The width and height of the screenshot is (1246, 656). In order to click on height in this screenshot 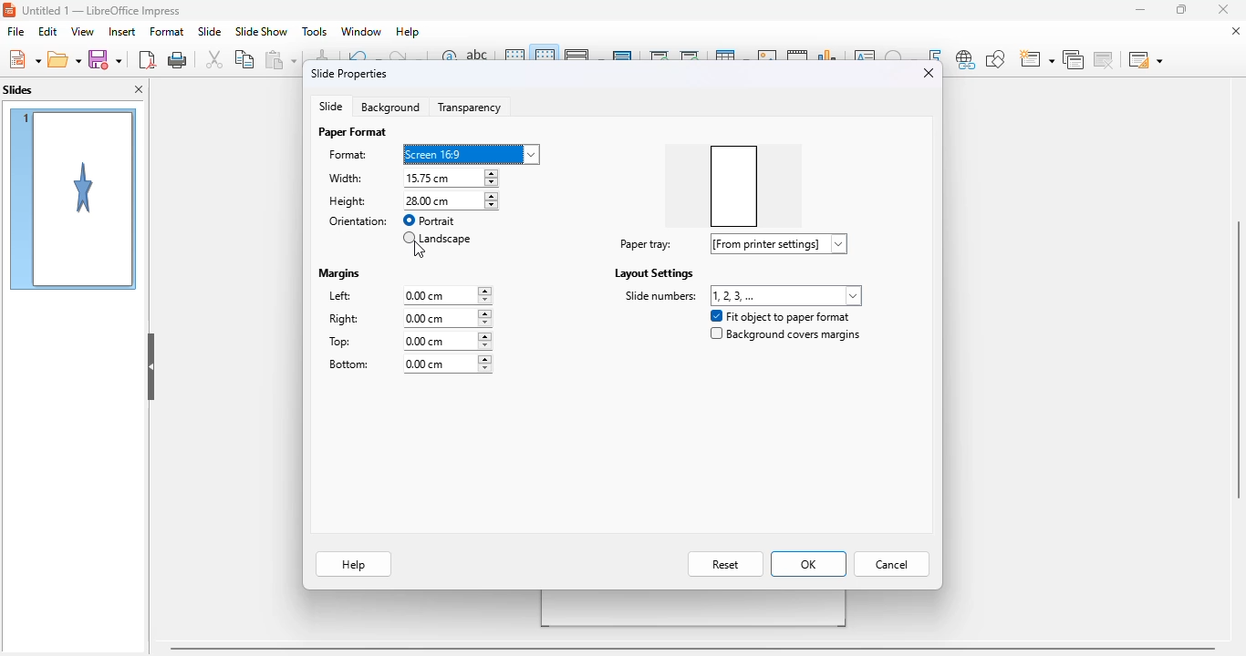, I will do `click(348, 200)`.